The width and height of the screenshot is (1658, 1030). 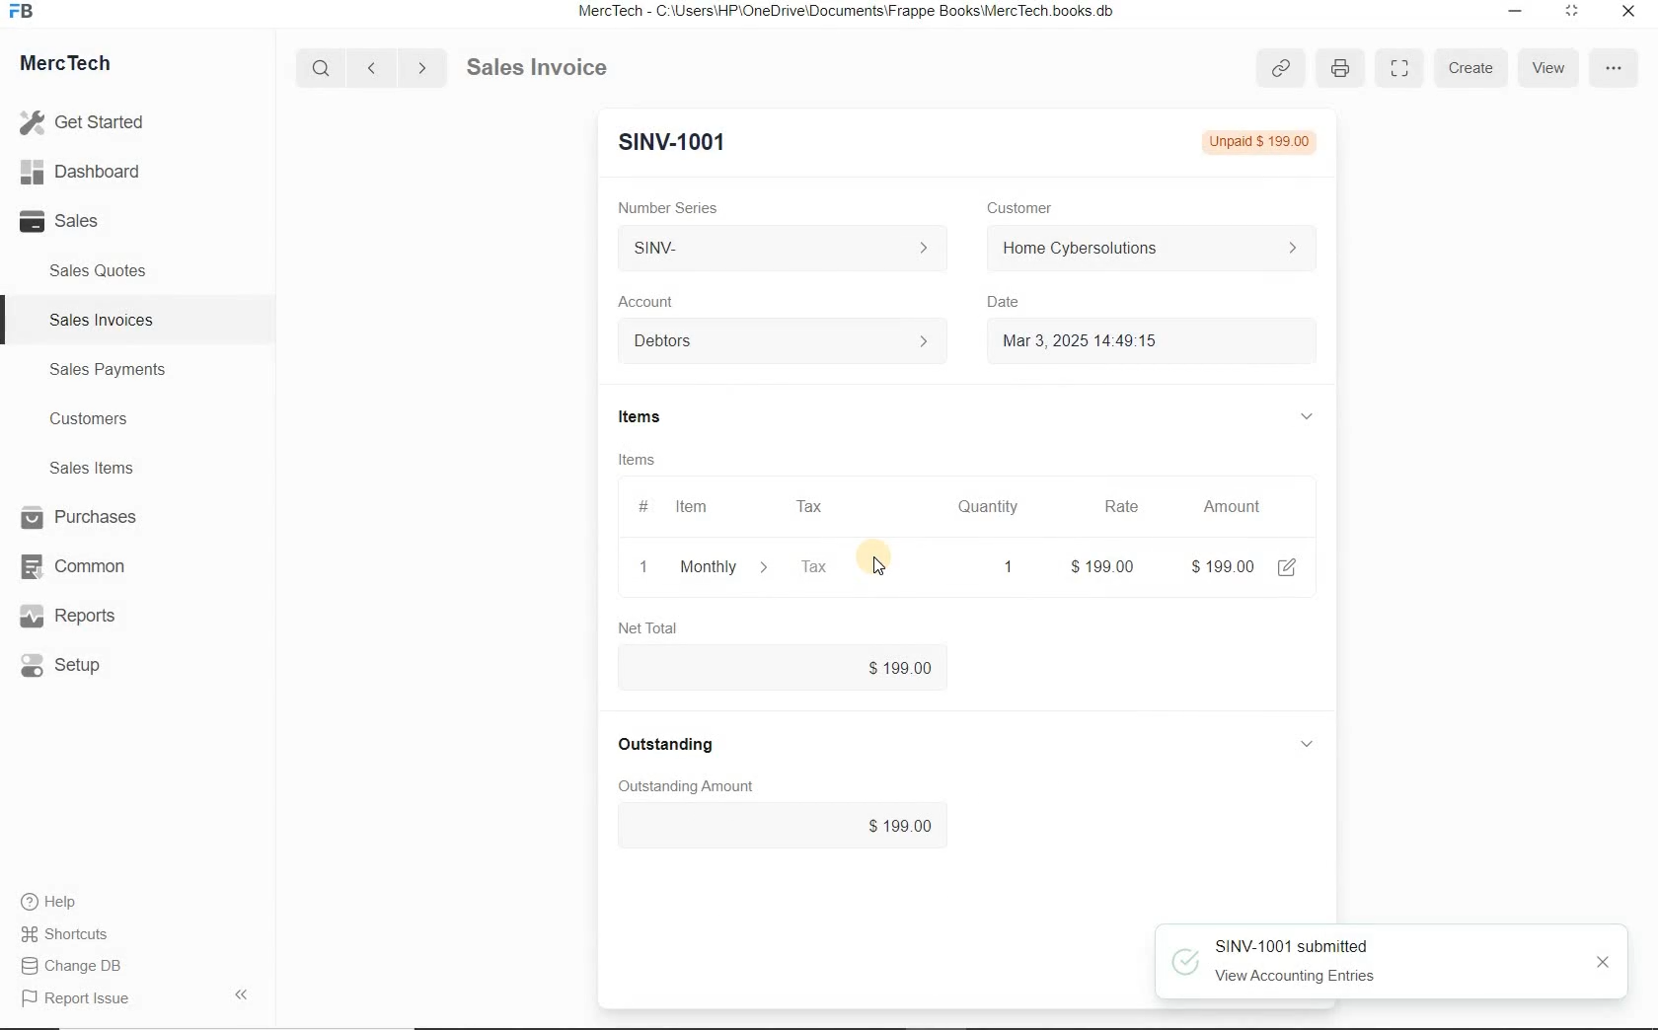 I want to click on $199.00, so click(x=780, y=827).